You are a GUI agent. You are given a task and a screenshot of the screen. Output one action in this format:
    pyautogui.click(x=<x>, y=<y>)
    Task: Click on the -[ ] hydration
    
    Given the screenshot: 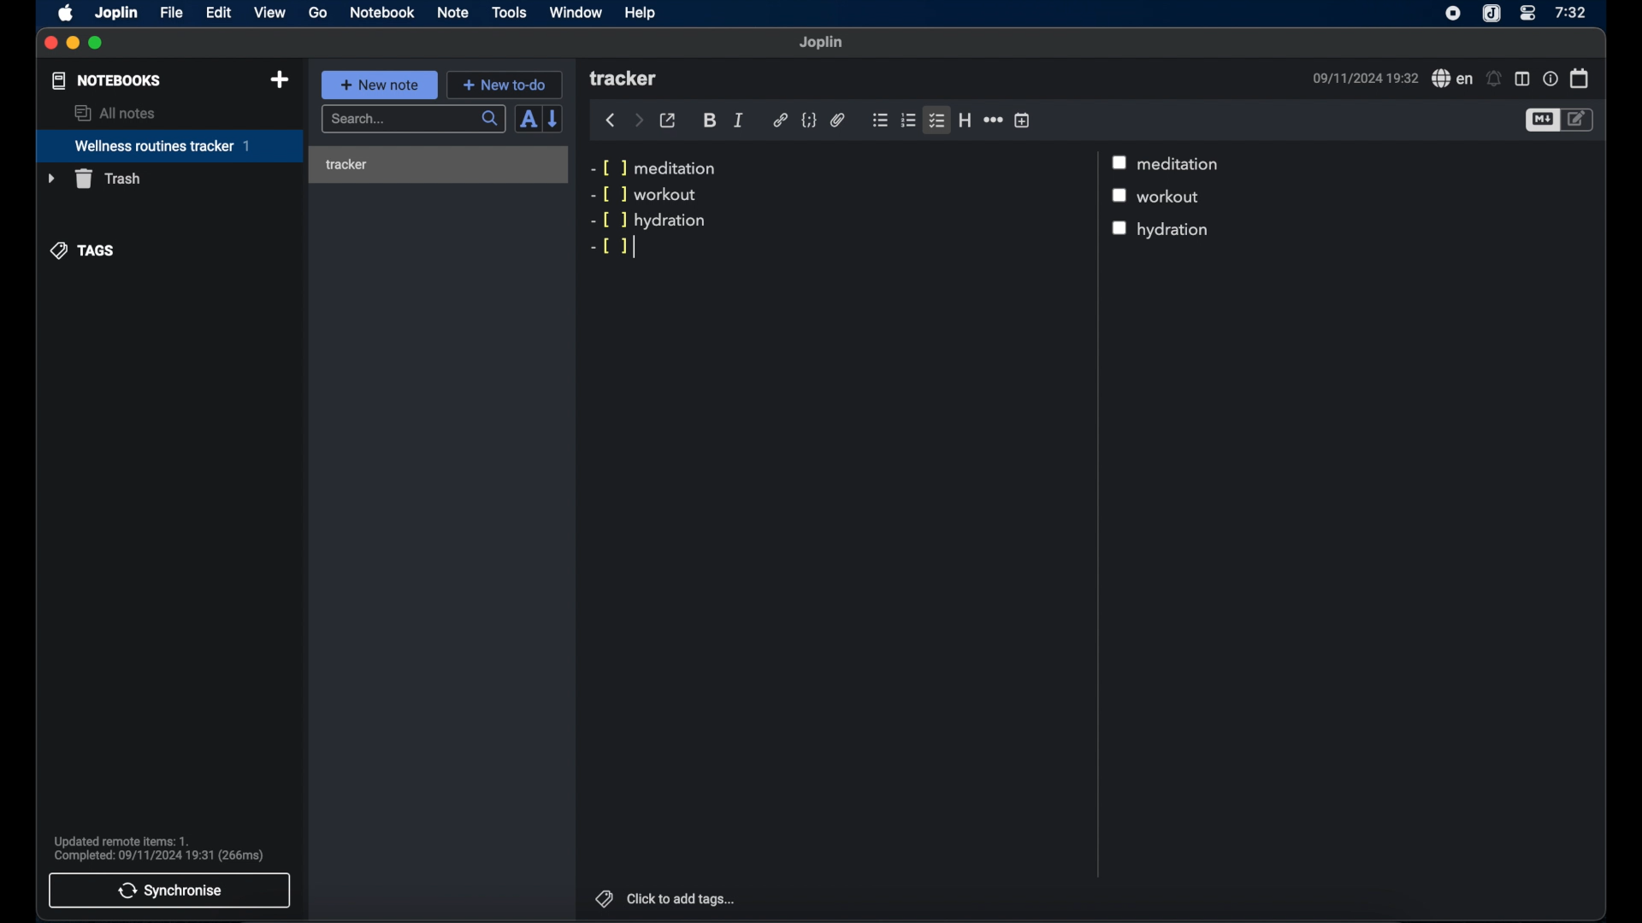 What is the action you would take?
    pyautogui.click(x=649, y=220)
    